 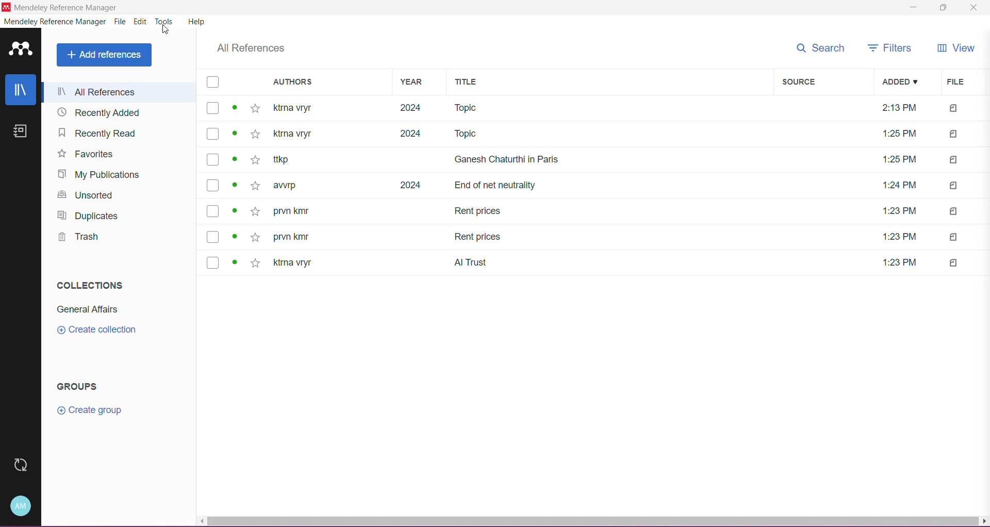 I want to click on View, so click(x=958, y=50).